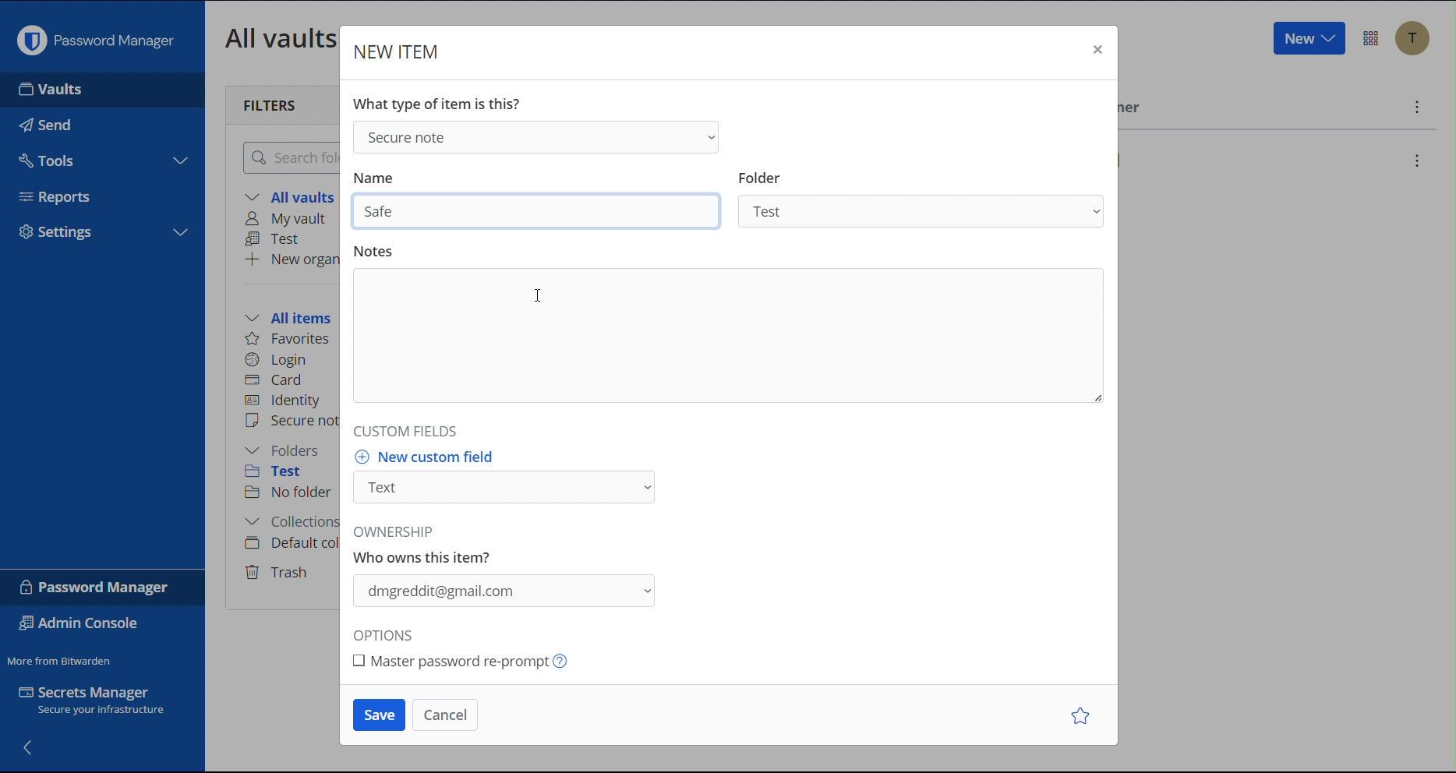 The height and width of the screenshot is (773, 1456). What do you see at coordinates (539, 295) in the screenshot?
I see `Cursor` at bounding box center [539, 295].